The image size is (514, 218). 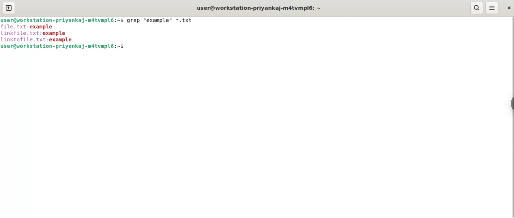 What do you see at coordinates (161, 20) in the screenshot?
I see `grep "example" *.txt` at bounding box center [161, 20].